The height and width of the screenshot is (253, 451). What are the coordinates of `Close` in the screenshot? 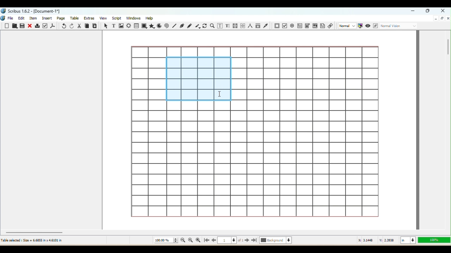 It's located at (30, 26).